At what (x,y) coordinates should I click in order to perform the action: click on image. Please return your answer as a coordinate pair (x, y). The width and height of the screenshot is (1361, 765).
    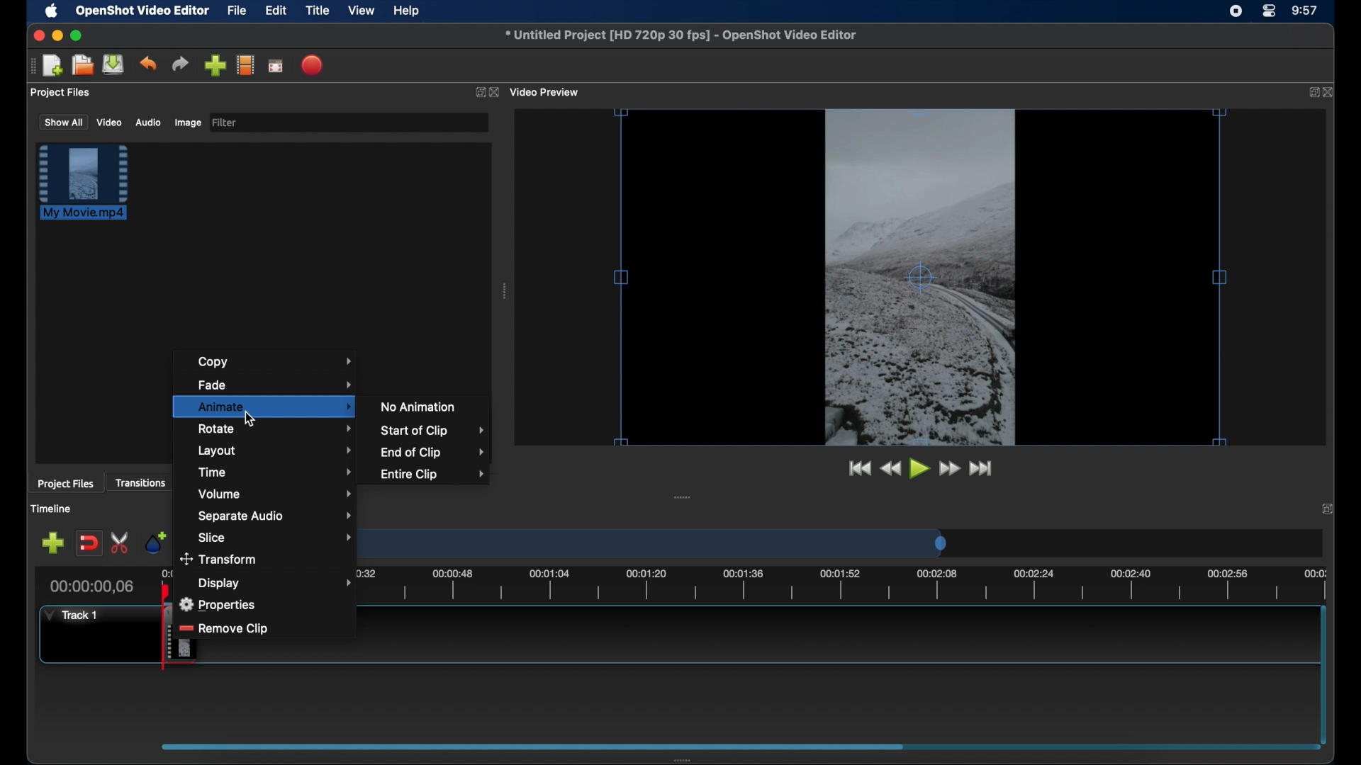
    Looking at the image, I should click on (187, 124).